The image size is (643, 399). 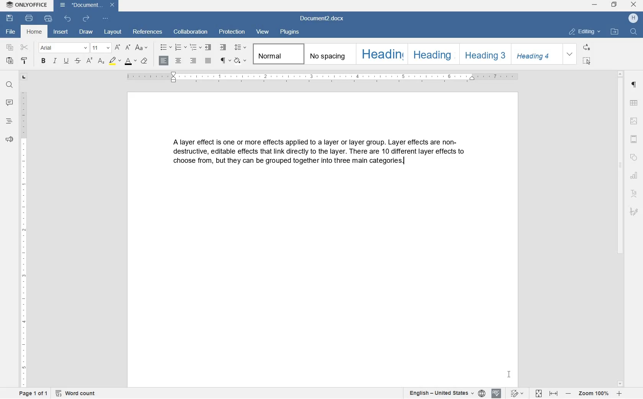 What do you see at coordinates (86, 19) in the screenshot?
I see `REDO` at bounding box center [86, 19].